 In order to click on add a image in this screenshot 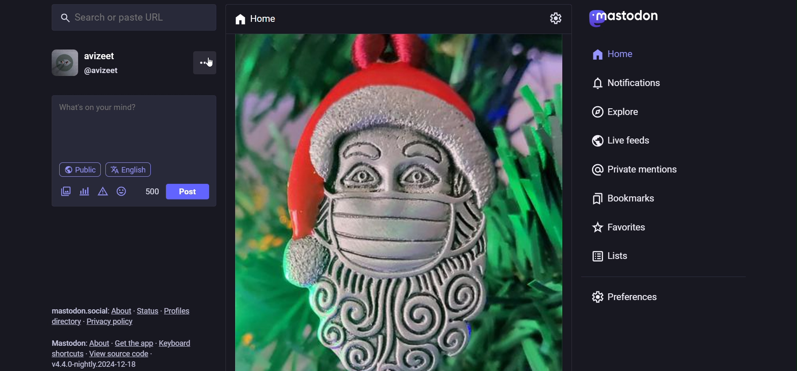, I will do `click(64, 192)`.